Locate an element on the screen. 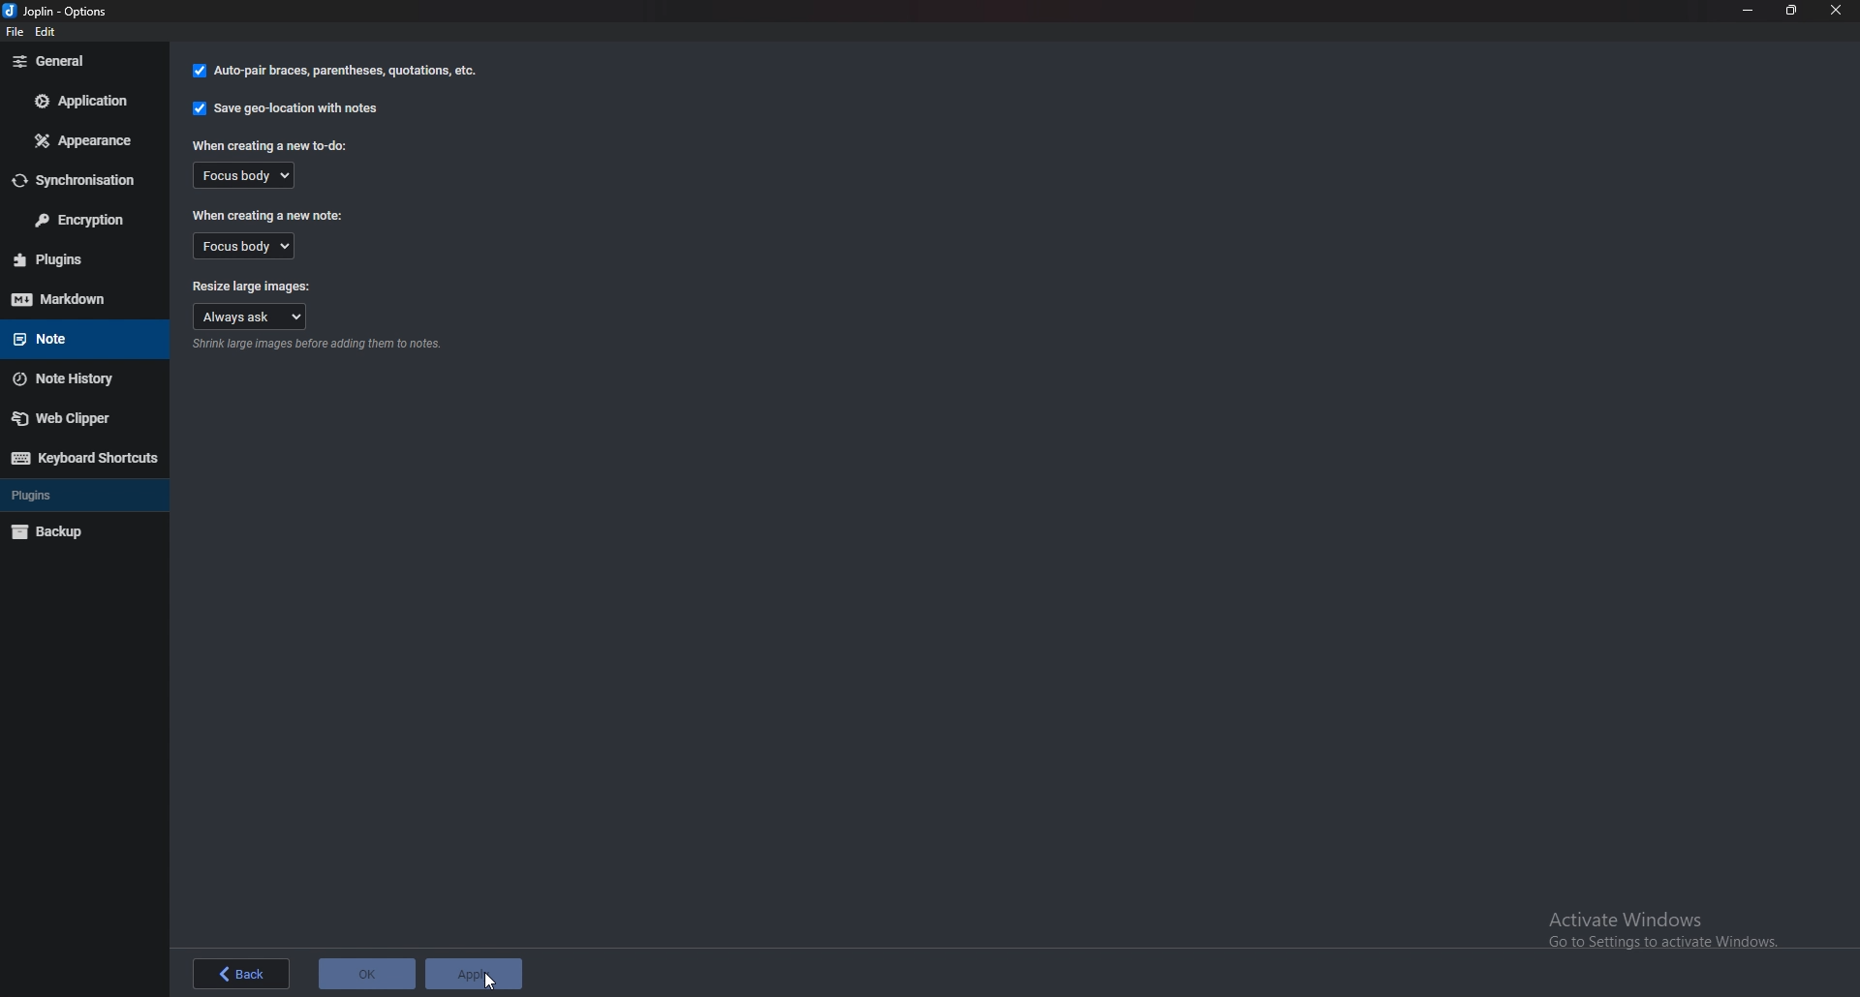 The height and width of the screenshot is (997, 1860). ok is located at coordinates (366, 974).